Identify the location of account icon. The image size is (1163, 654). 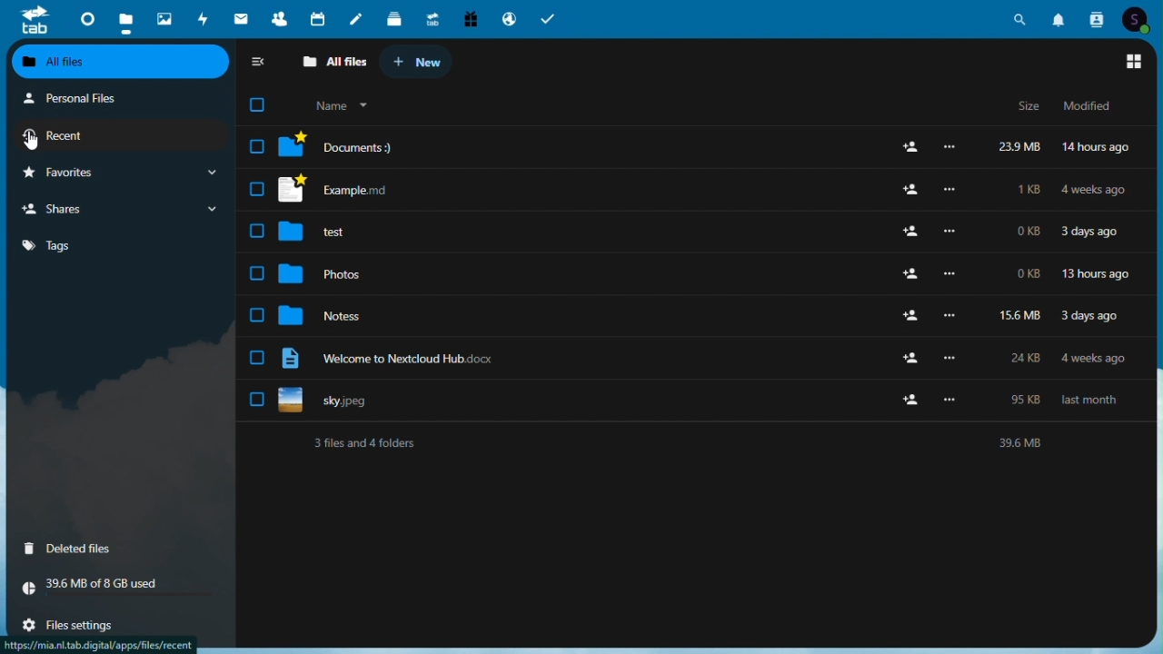
(1139, 20).